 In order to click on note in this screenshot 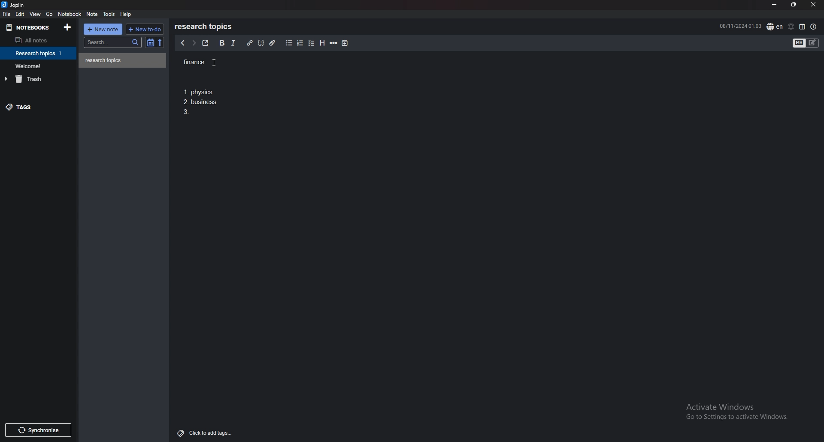, I will do `click(123, 60)`.